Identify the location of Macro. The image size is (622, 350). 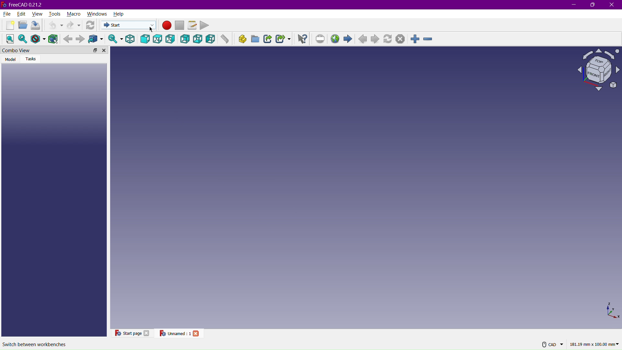
(74, 14).